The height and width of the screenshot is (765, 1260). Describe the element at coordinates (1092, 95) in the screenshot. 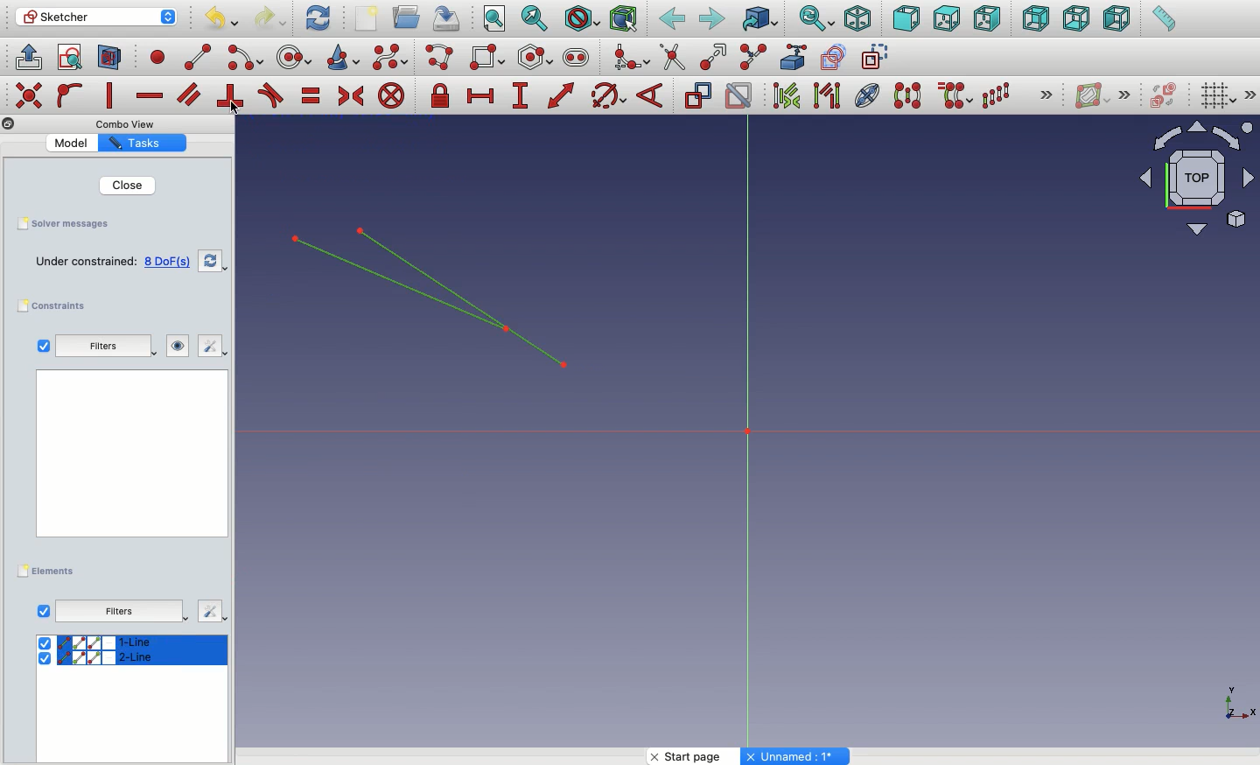

I see `Show/hide B-spline information layer` at that location.